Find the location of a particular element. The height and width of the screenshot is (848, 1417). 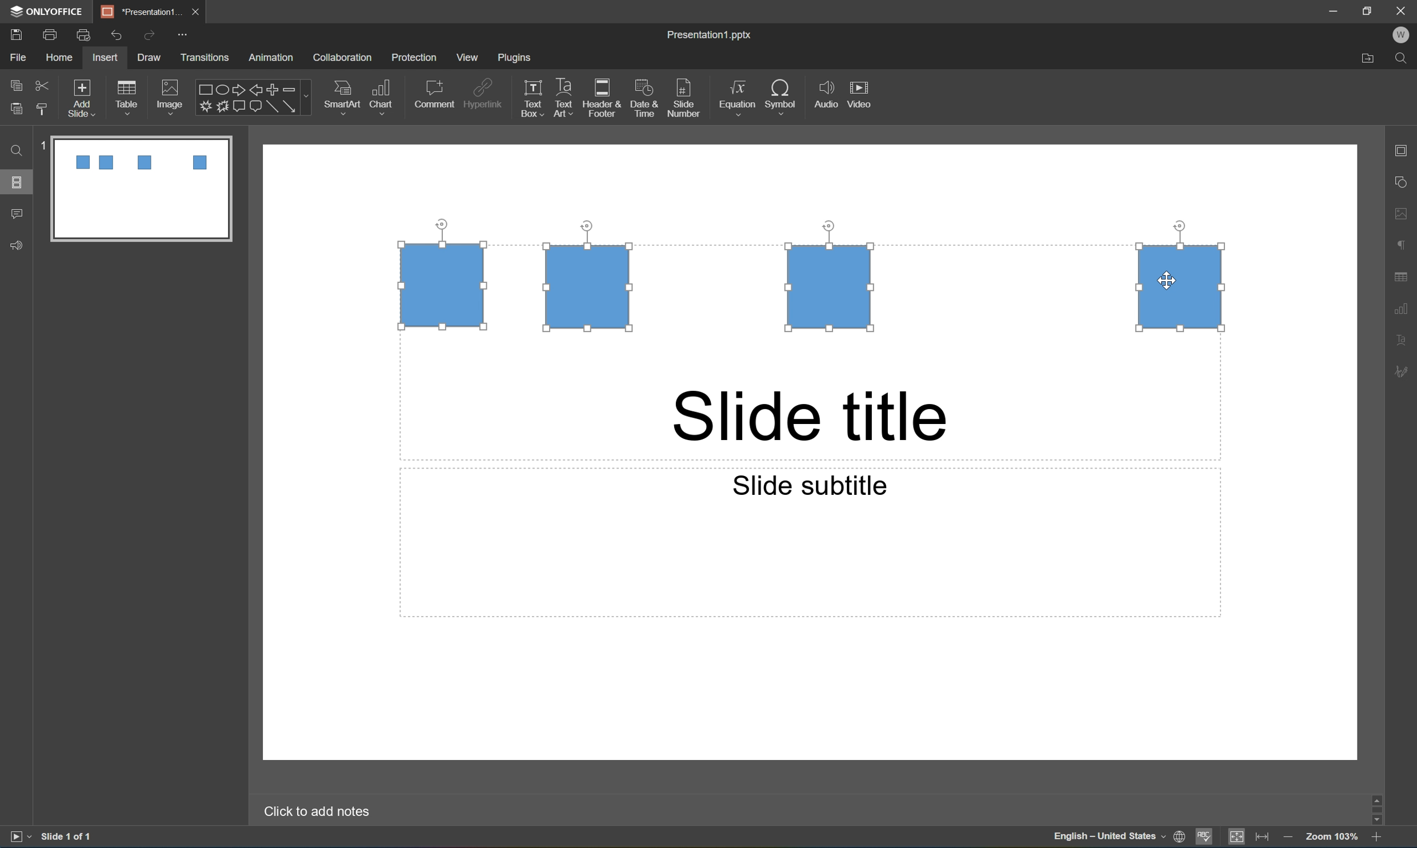

zoom in is located at coordinates (1375, 839).